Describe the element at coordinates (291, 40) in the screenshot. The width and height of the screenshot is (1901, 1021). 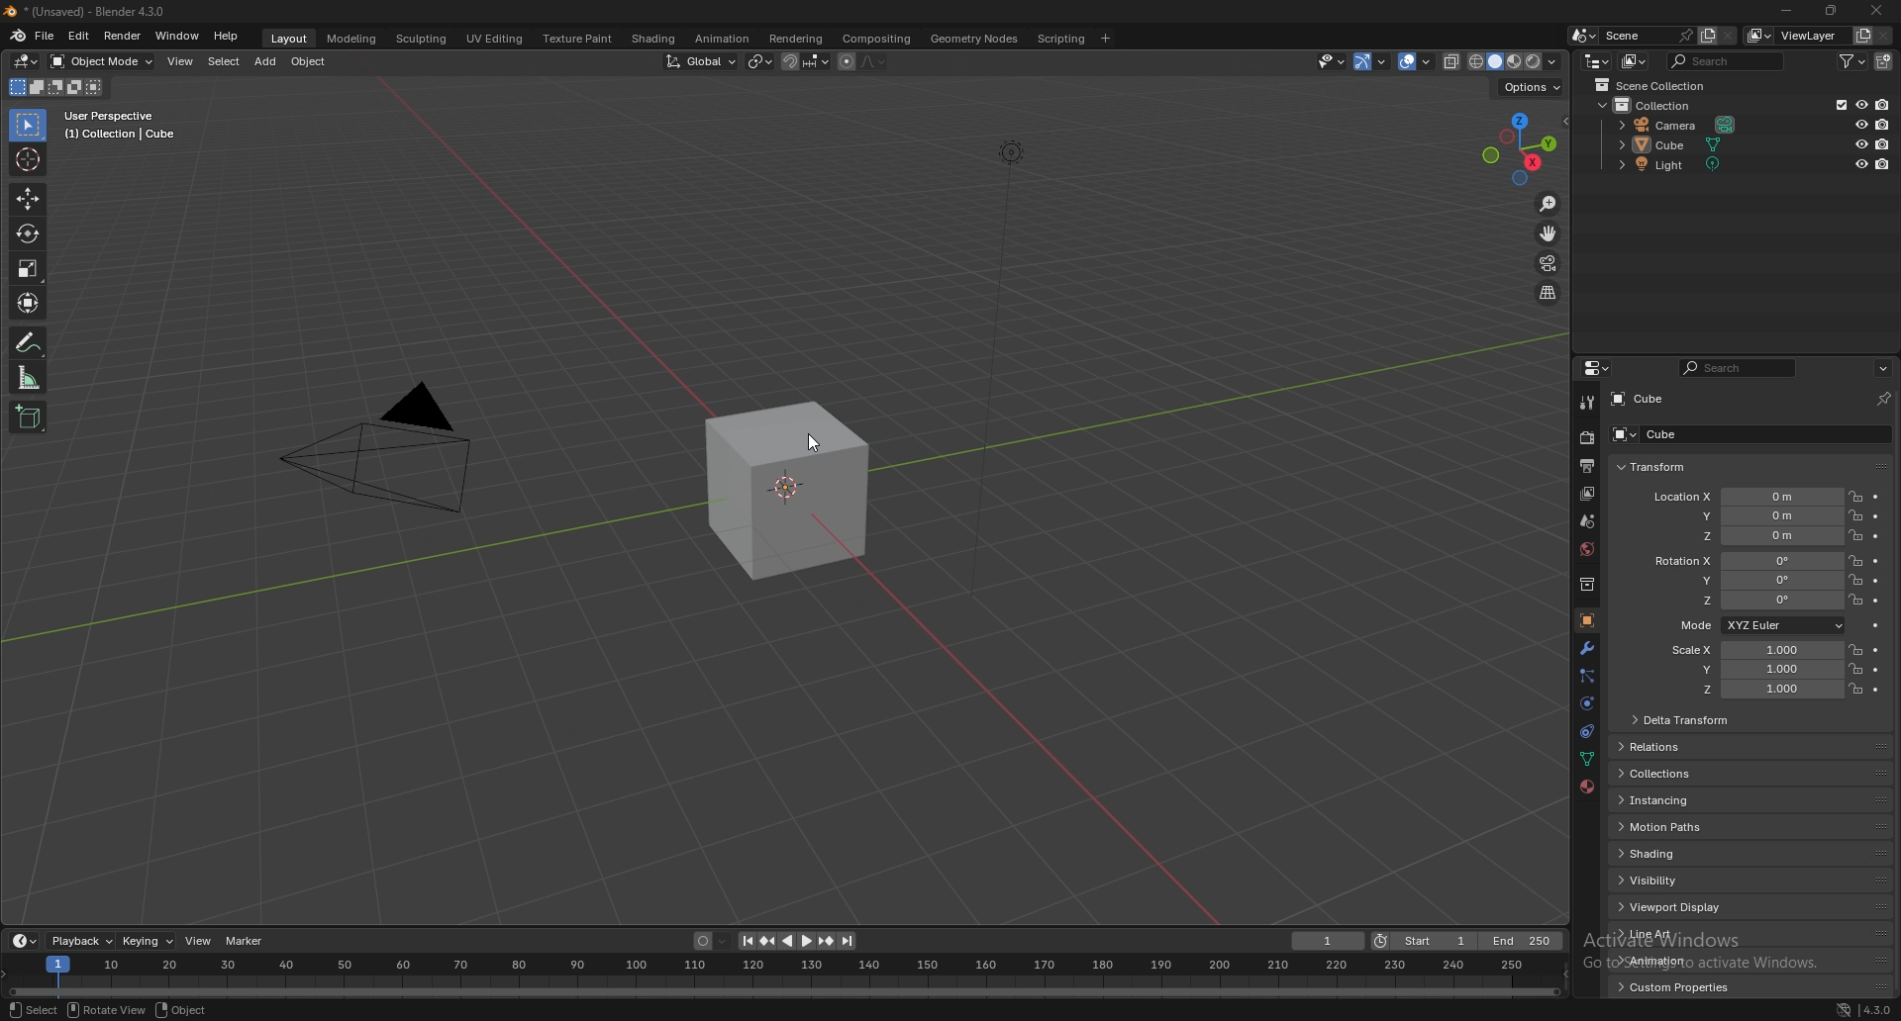
I see `layout` at that location.